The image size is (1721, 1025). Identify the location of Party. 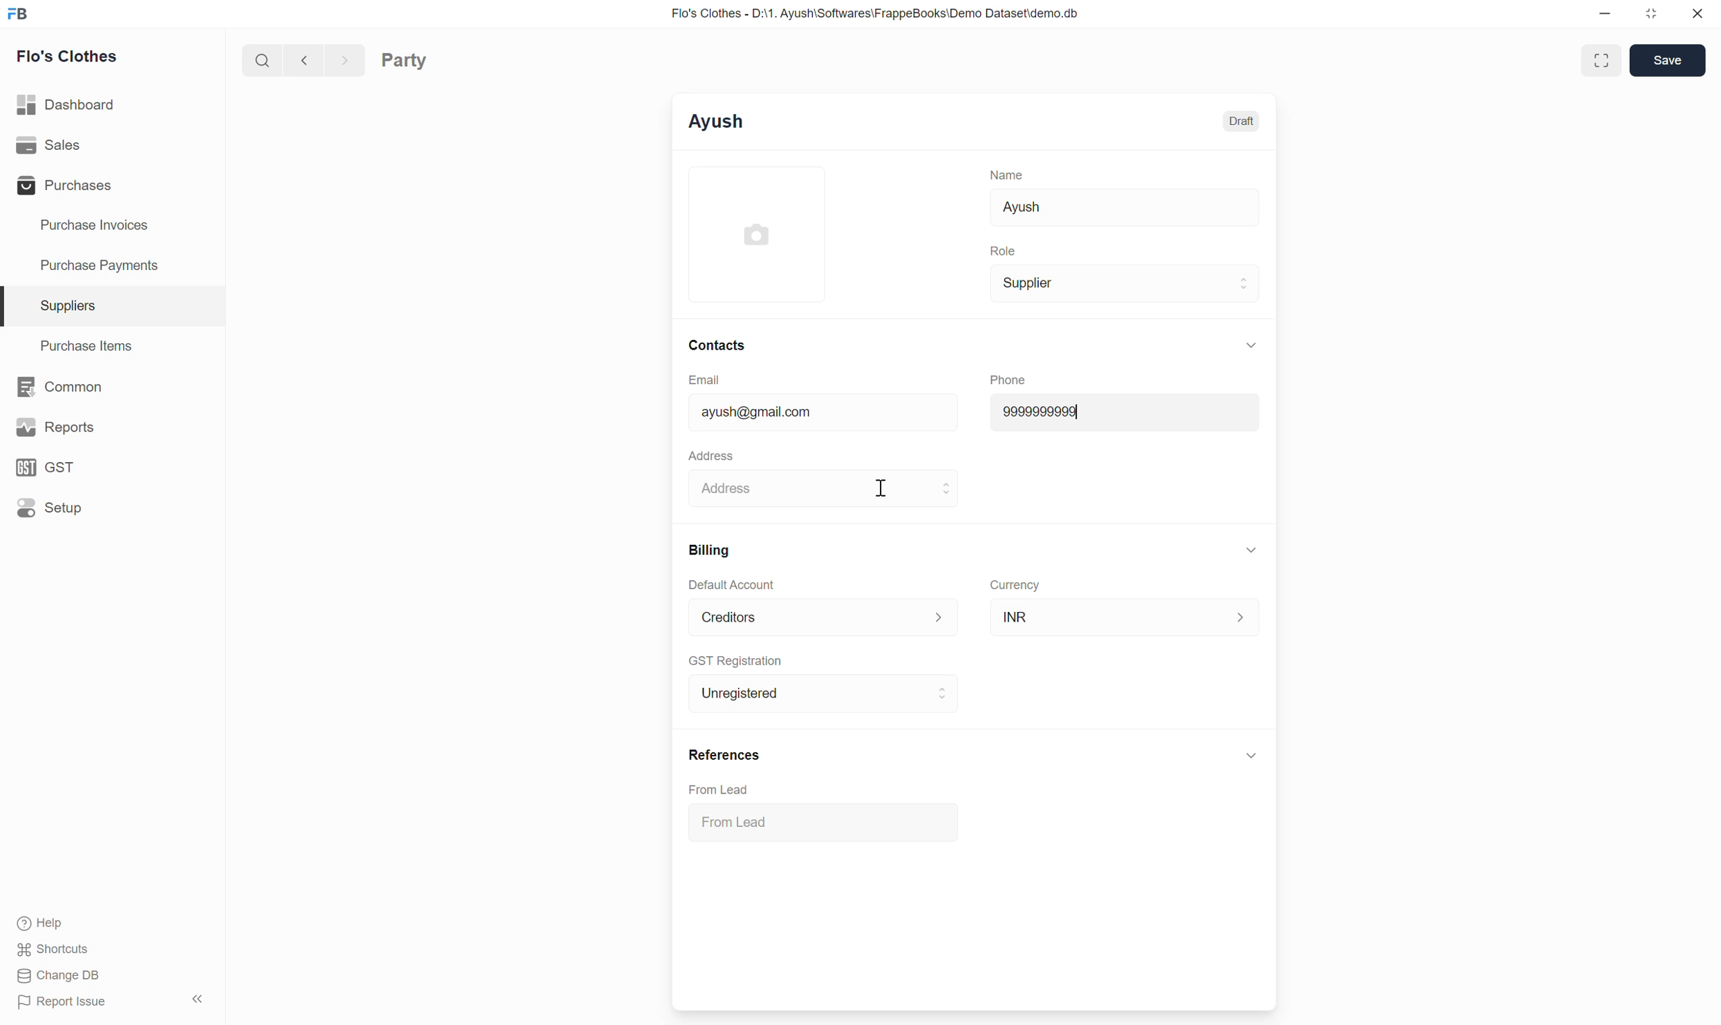
(404, 60).